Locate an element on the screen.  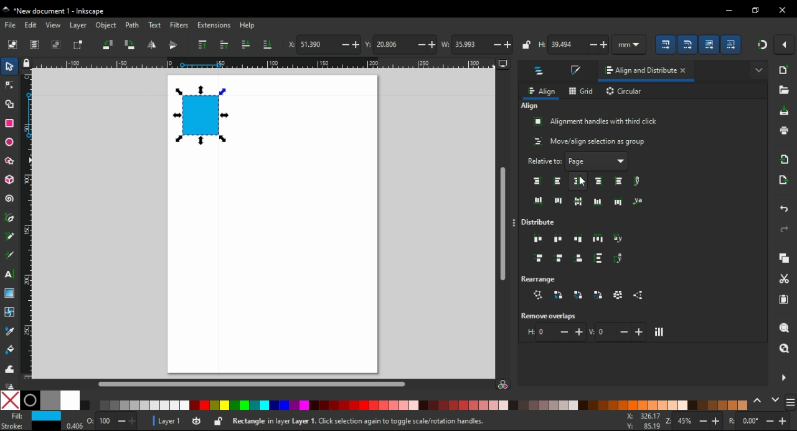
3D box tool is located at coordinates (9, 179).